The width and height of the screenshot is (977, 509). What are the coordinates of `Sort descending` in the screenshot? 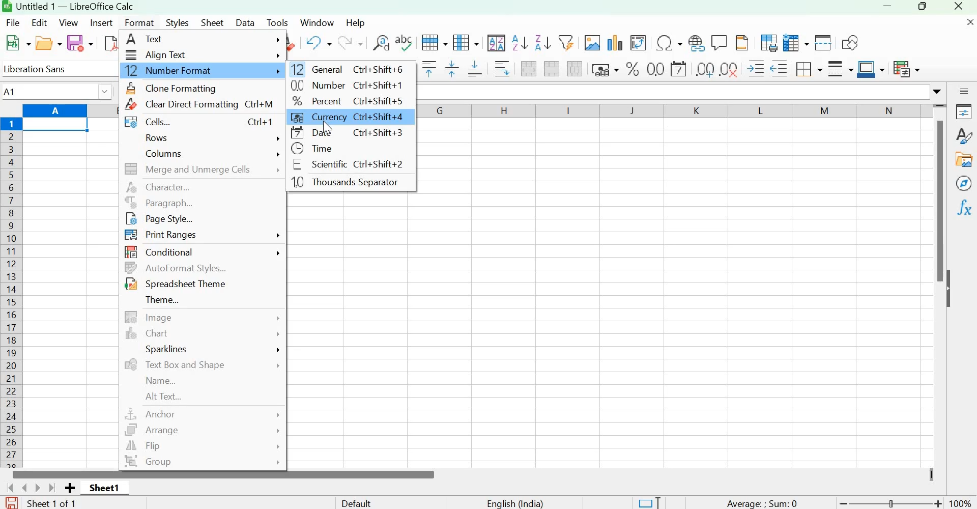 It's located at (542, 43).